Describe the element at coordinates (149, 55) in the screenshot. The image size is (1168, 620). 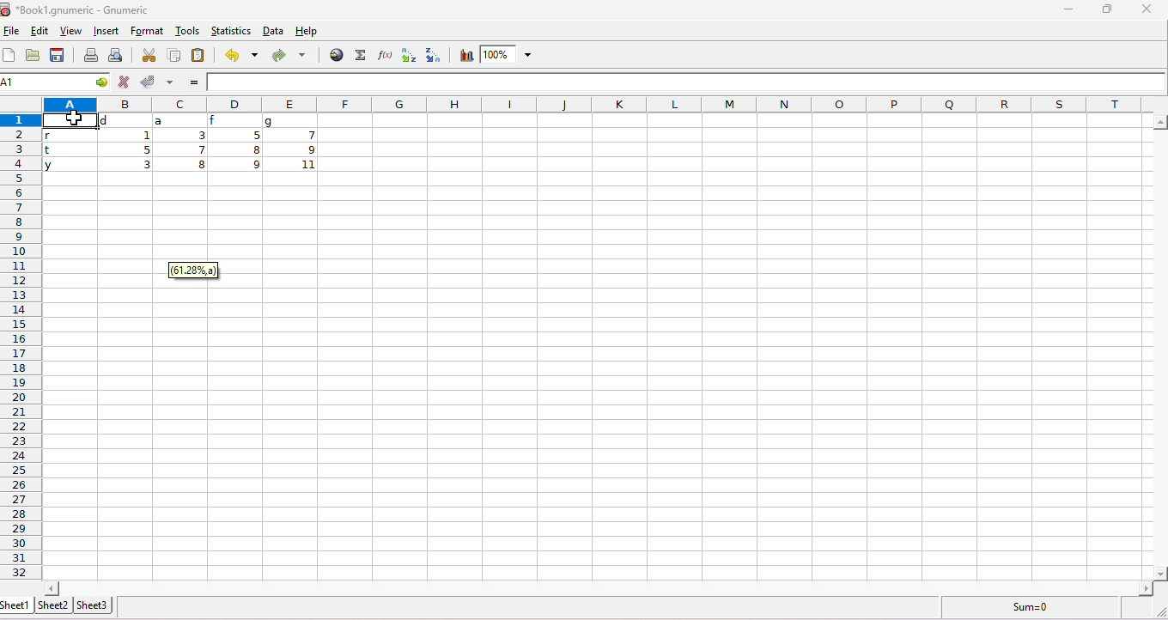
I see `cut` at that location.